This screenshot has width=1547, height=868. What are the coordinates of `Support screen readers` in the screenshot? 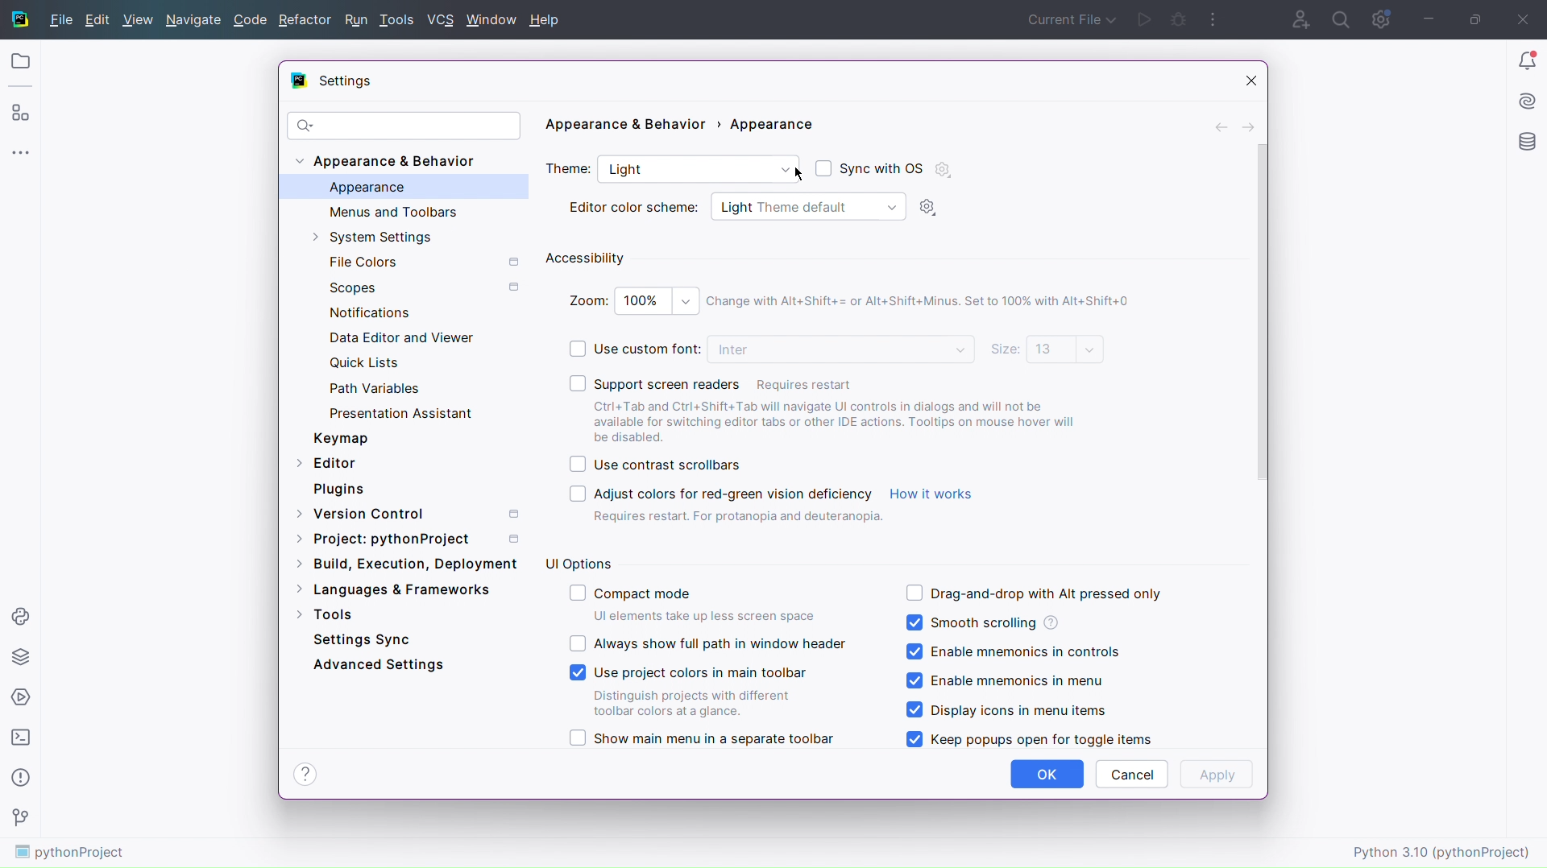 It's located at (830, 381).